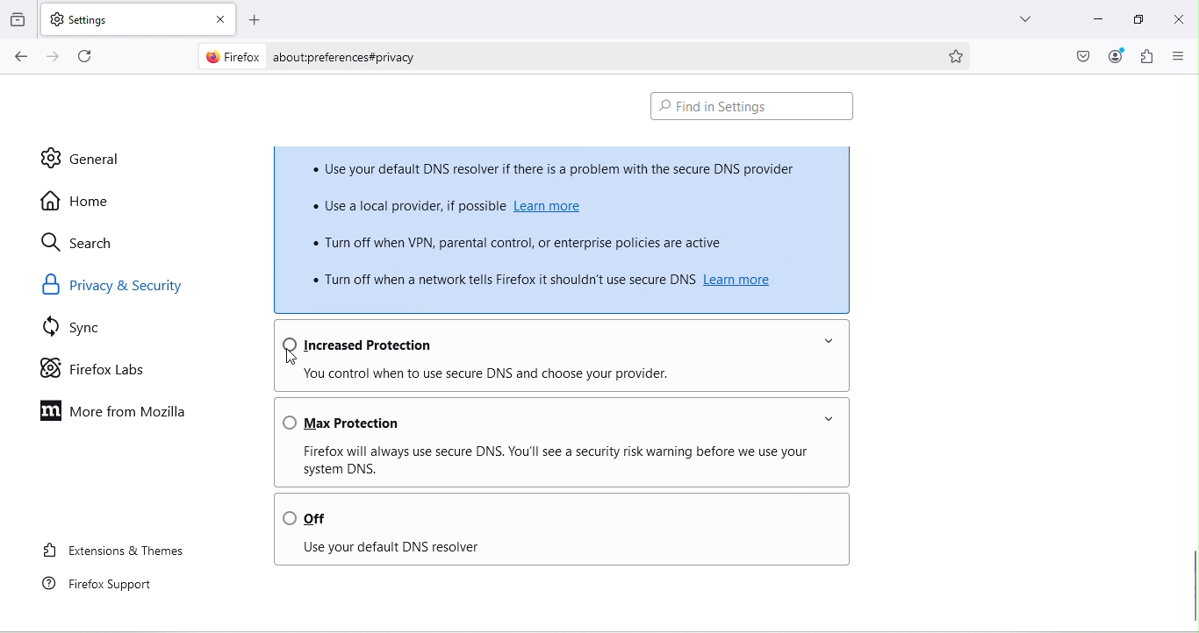 The height and width of the screenshot is (633, 1199). I want to click on Use your DNS resolver, so click(545, 551).